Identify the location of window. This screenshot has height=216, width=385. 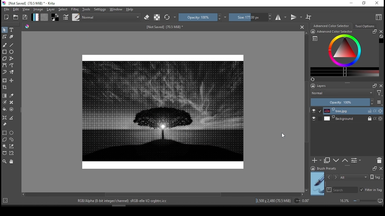
(116, 9).